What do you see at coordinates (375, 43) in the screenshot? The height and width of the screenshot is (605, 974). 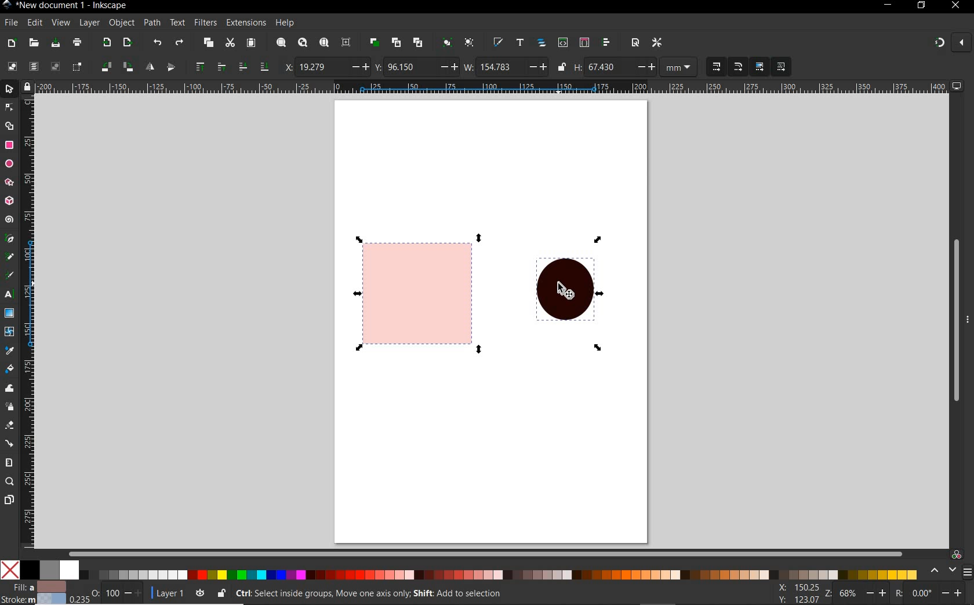 I see `duplicate` at bounding box center [375, 43].